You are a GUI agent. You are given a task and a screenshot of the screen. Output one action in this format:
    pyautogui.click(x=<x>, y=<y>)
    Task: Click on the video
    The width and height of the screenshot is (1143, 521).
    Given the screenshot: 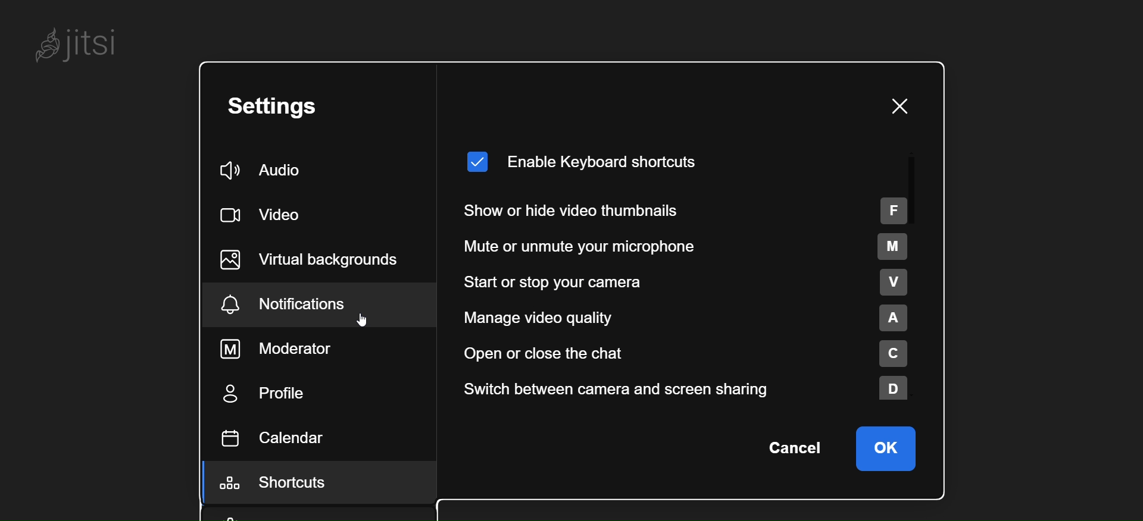 What is the action you would take?
    pyautogui.click(x=268, y=214)
    